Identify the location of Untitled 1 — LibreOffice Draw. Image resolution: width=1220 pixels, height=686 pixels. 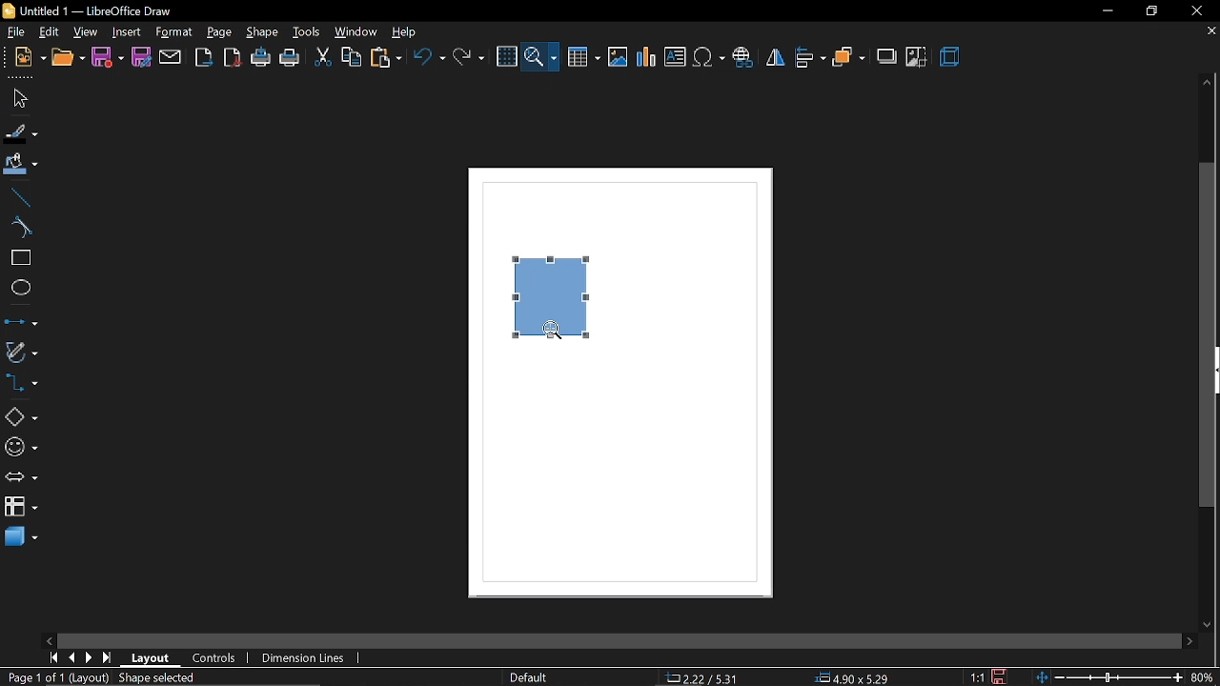
(101, 11).